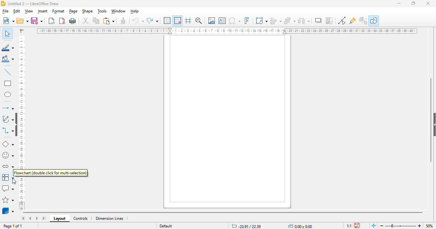 The height and width of the screenshot is (229, 436). I want to click on flowchart, so click(8, 177).